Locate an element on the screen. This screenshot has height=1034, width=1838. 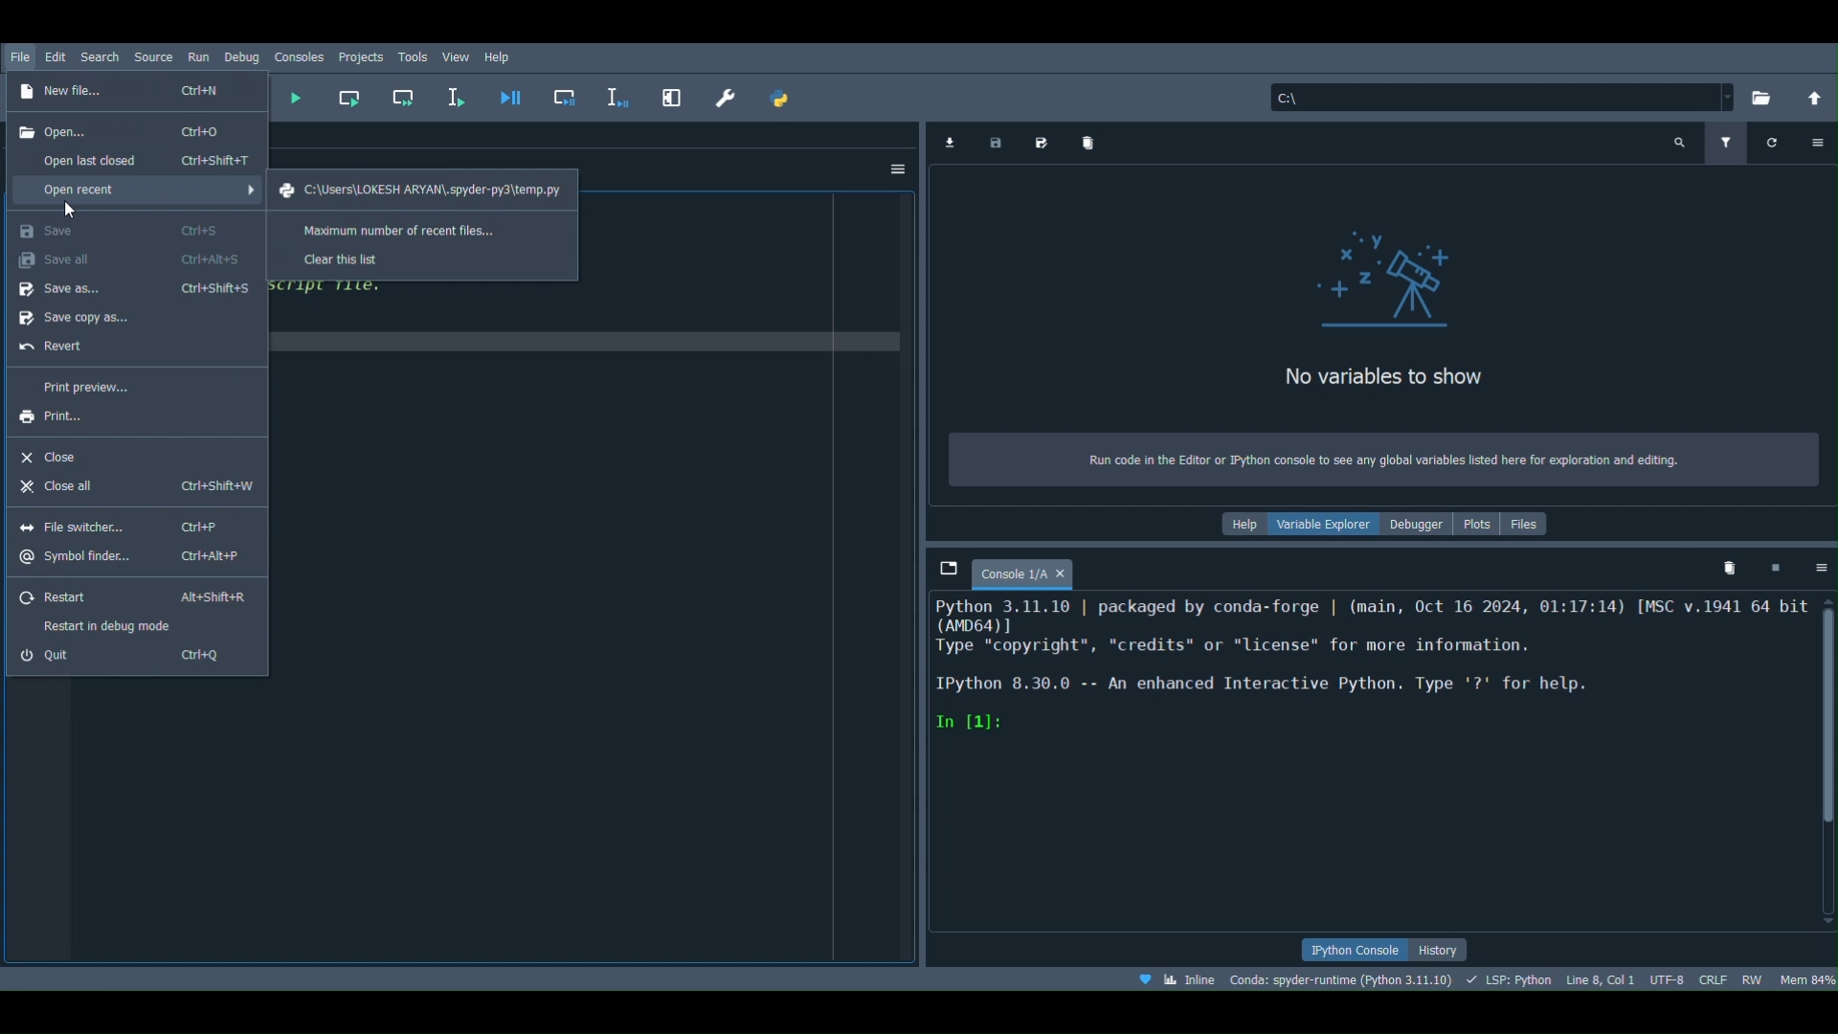
Open is located at coordinates (132, 129).